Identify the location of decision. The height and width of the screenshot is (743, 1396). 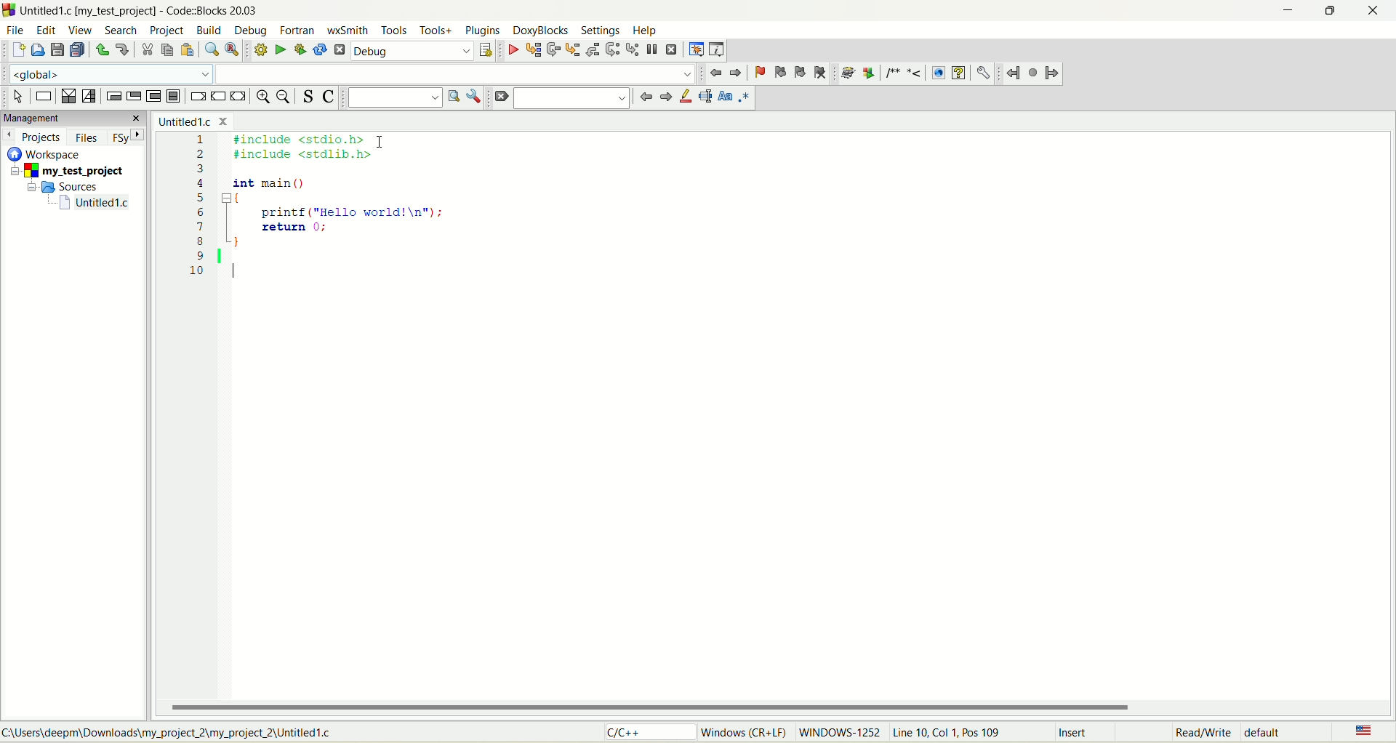
(68, 97).